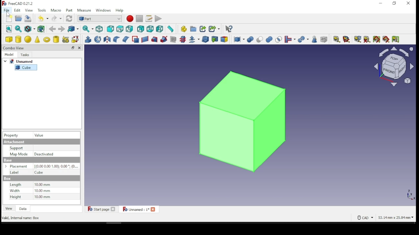  What do you see at coordinates (155, 40) in the screenshot?
I see `loft` at bounding box center [155, 40].